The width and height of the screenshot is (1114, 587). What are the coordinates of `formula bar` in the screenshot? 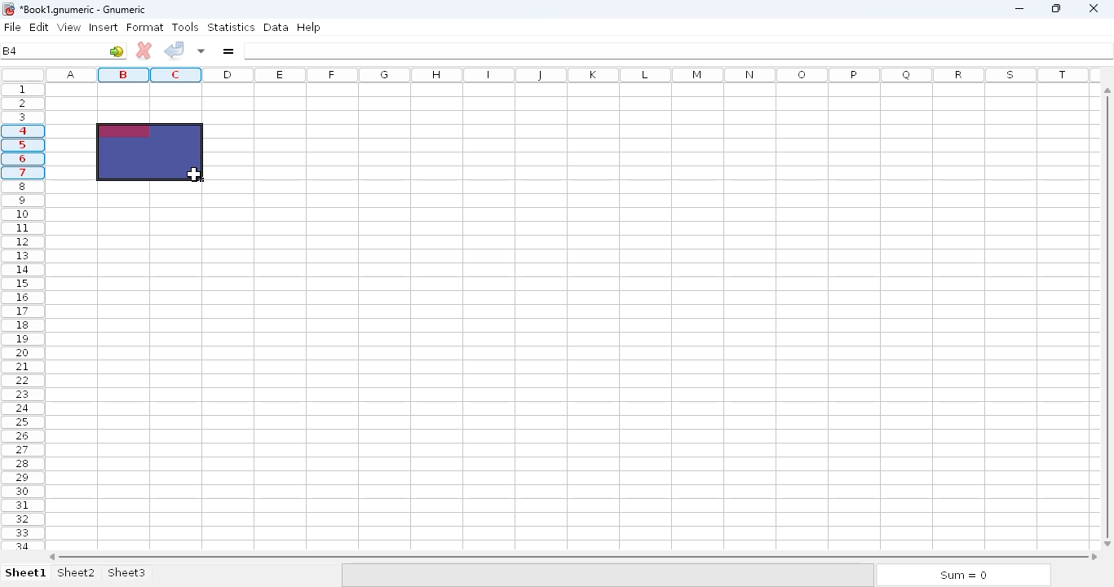 It's located at (679, 50).